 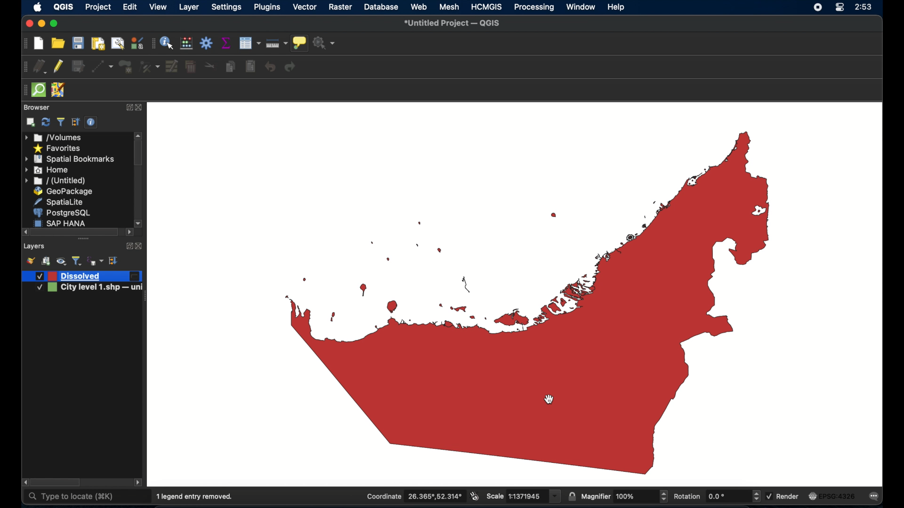 I want to click on expand all, so click(x=76, y=122).